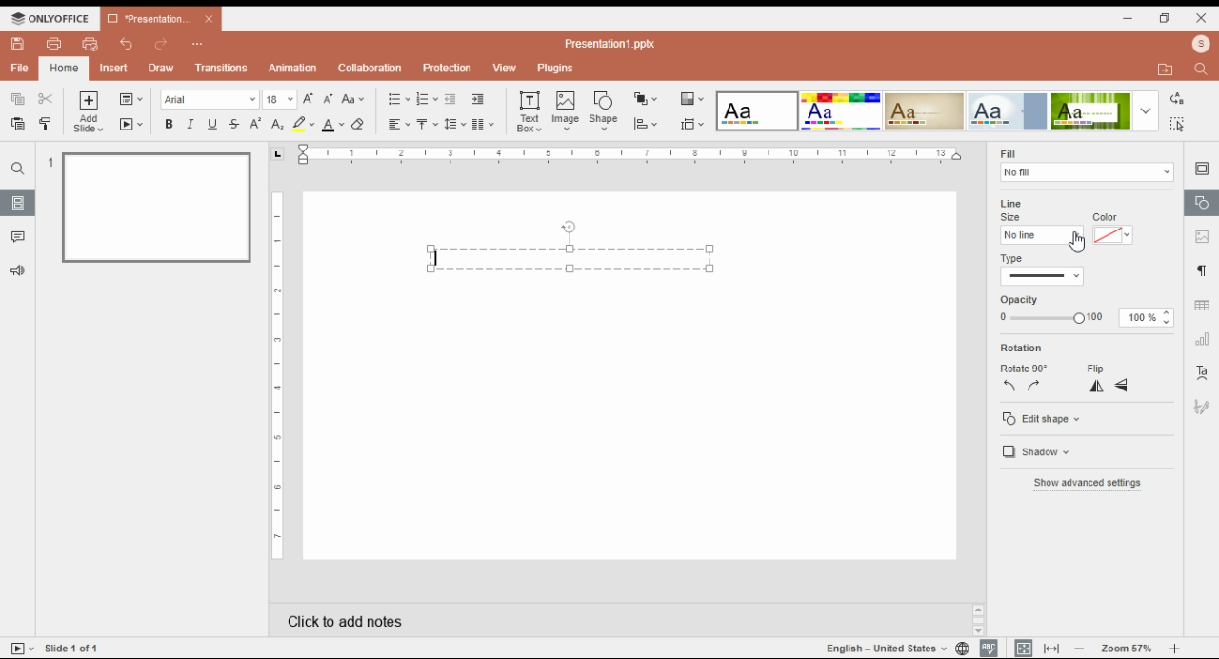  I want to click on Presentation1.pptx, so click(609, 44).